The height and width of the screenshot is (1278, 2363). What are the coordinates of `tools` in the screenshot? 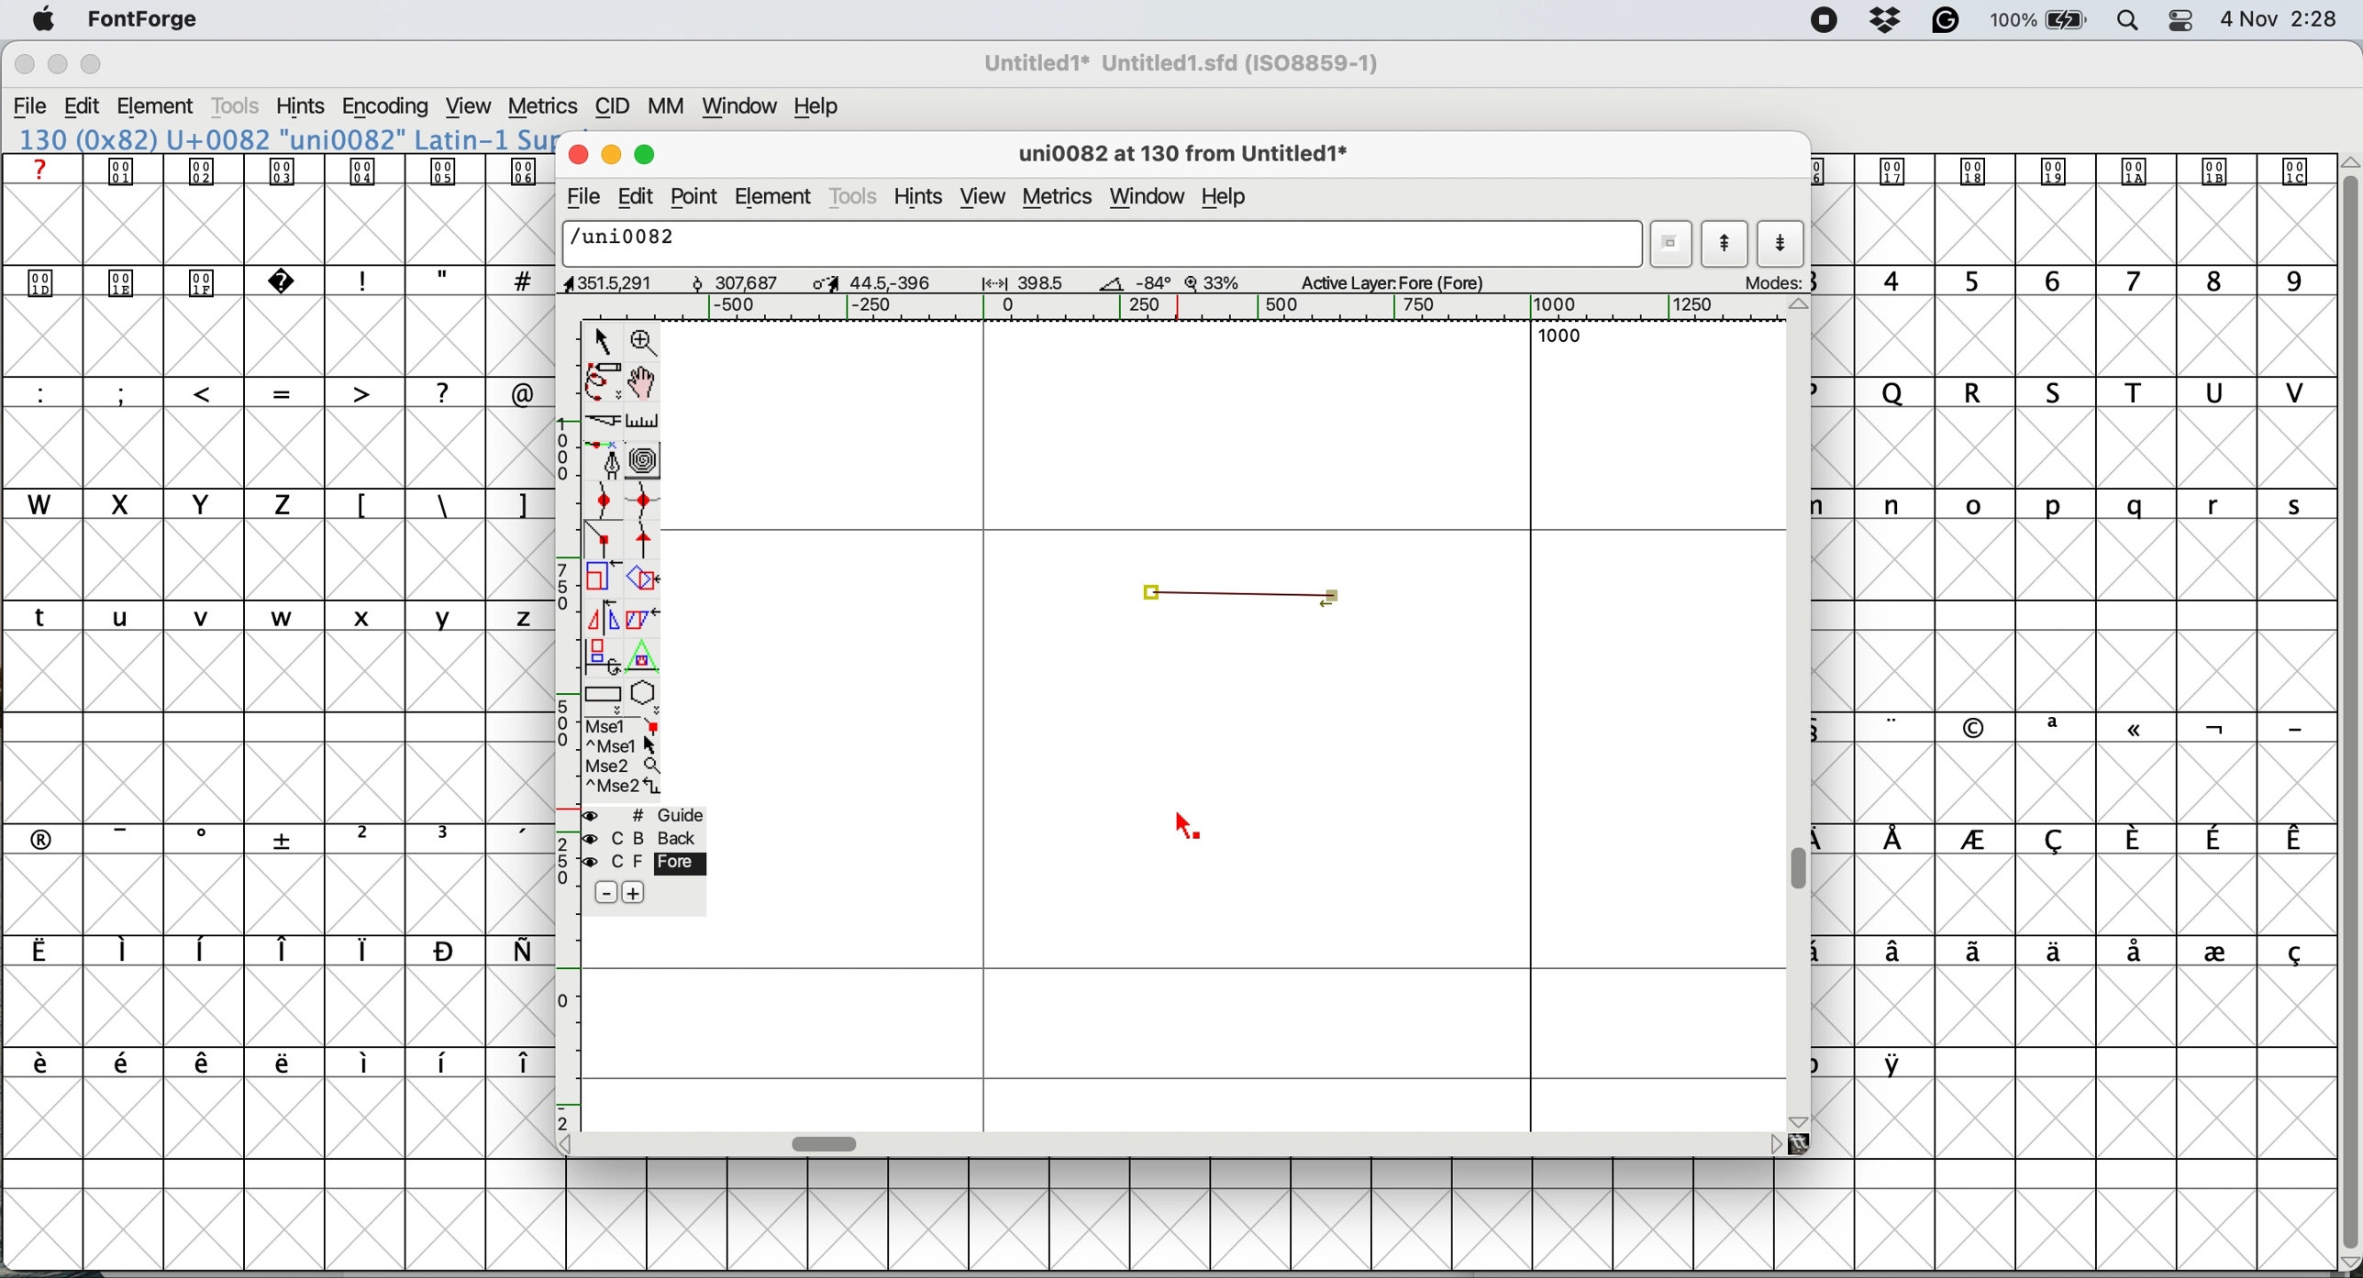 It's located at (855, 199).